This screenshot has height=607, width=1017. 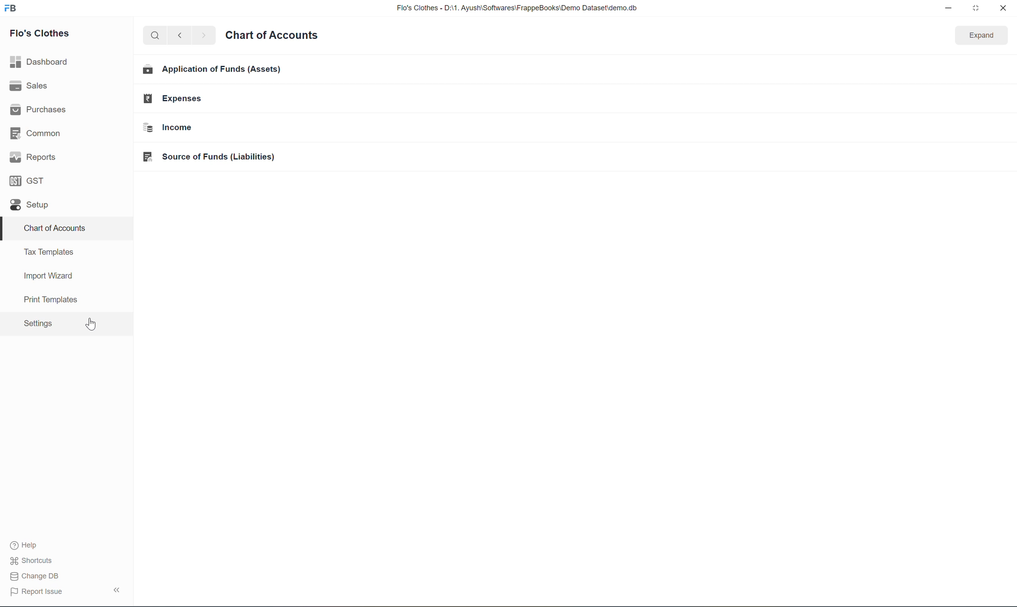 What do you see at coordinates (31, 86) in the screenshot?
I see `Sales` at bounding box center [31, 86].